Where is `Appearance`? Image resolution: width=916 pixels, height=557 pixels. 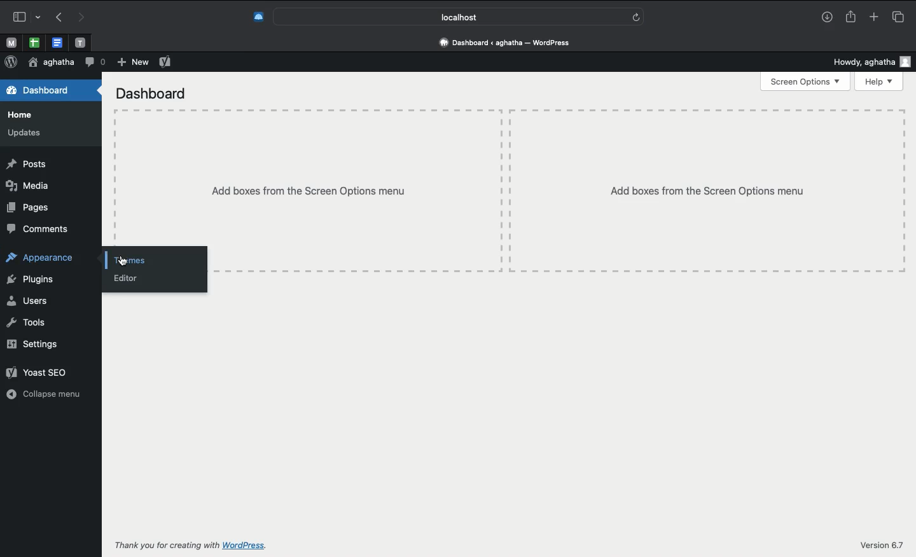
Appearance is located at coordinates (45, 259).